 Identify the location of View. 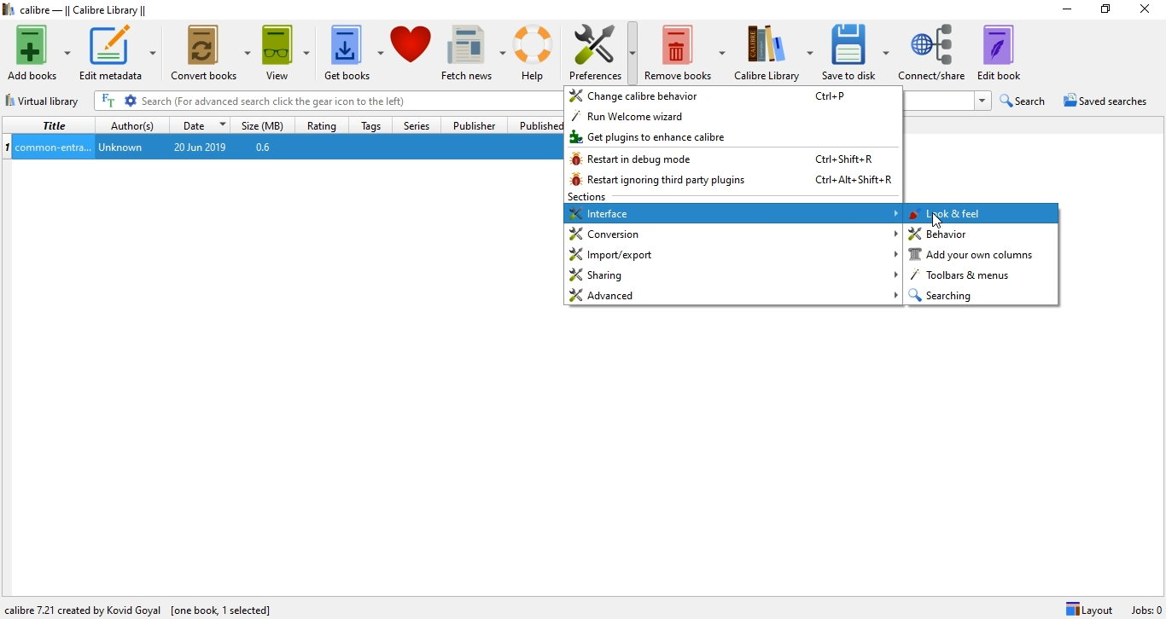
(283, 49).